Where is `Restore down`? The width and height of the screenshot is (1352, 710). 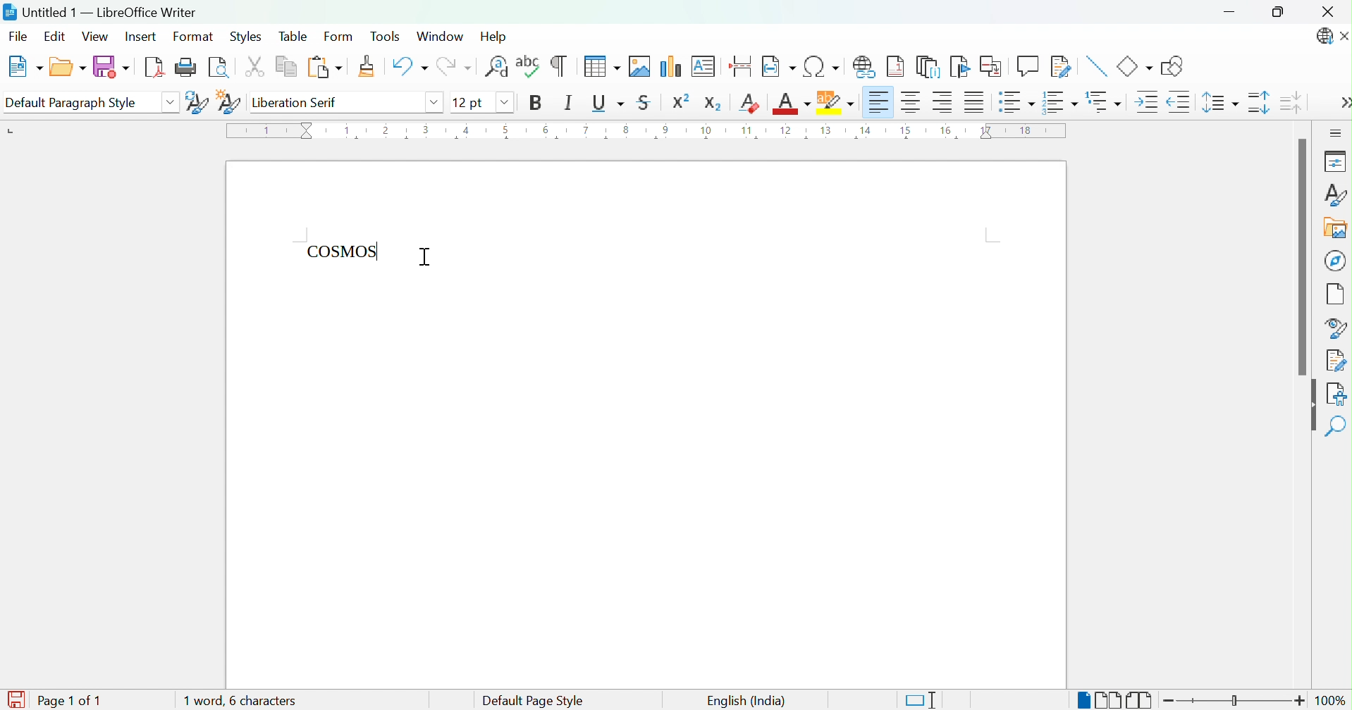 Restore down is located at coordinates (1279, 13).